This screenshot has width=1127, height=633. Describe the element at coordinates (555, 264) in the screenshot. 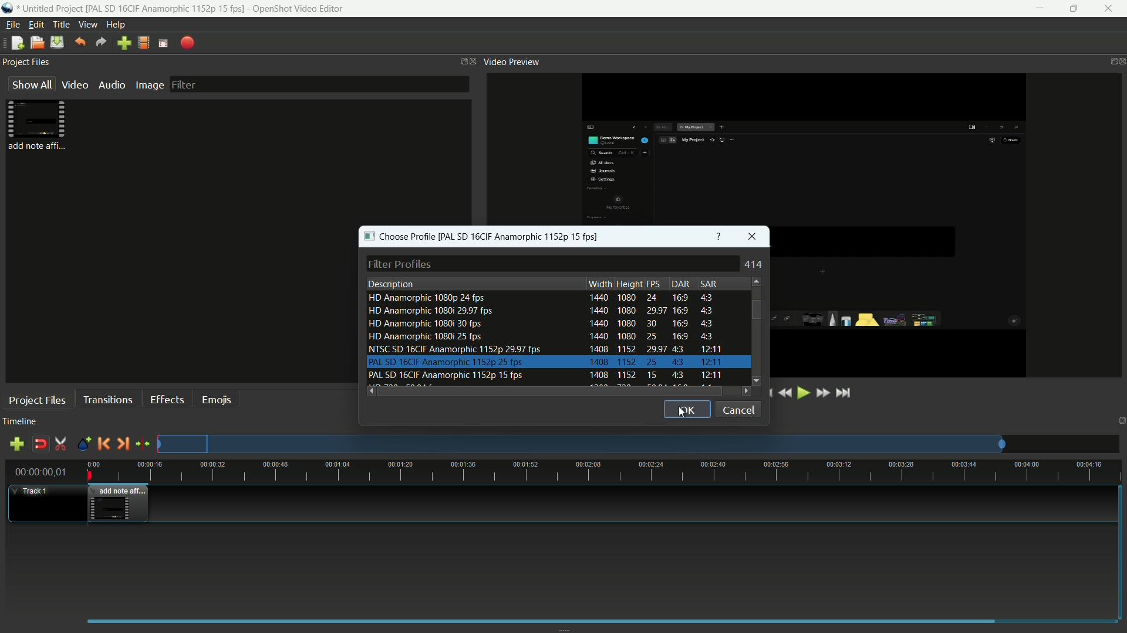

I see `filter profiles` at that location.